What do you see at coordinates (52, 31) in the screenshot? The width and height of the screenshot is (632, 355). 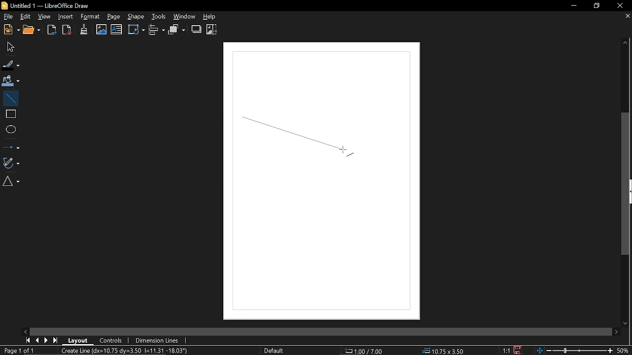 I see `Export` at bounding box center [52, 31].